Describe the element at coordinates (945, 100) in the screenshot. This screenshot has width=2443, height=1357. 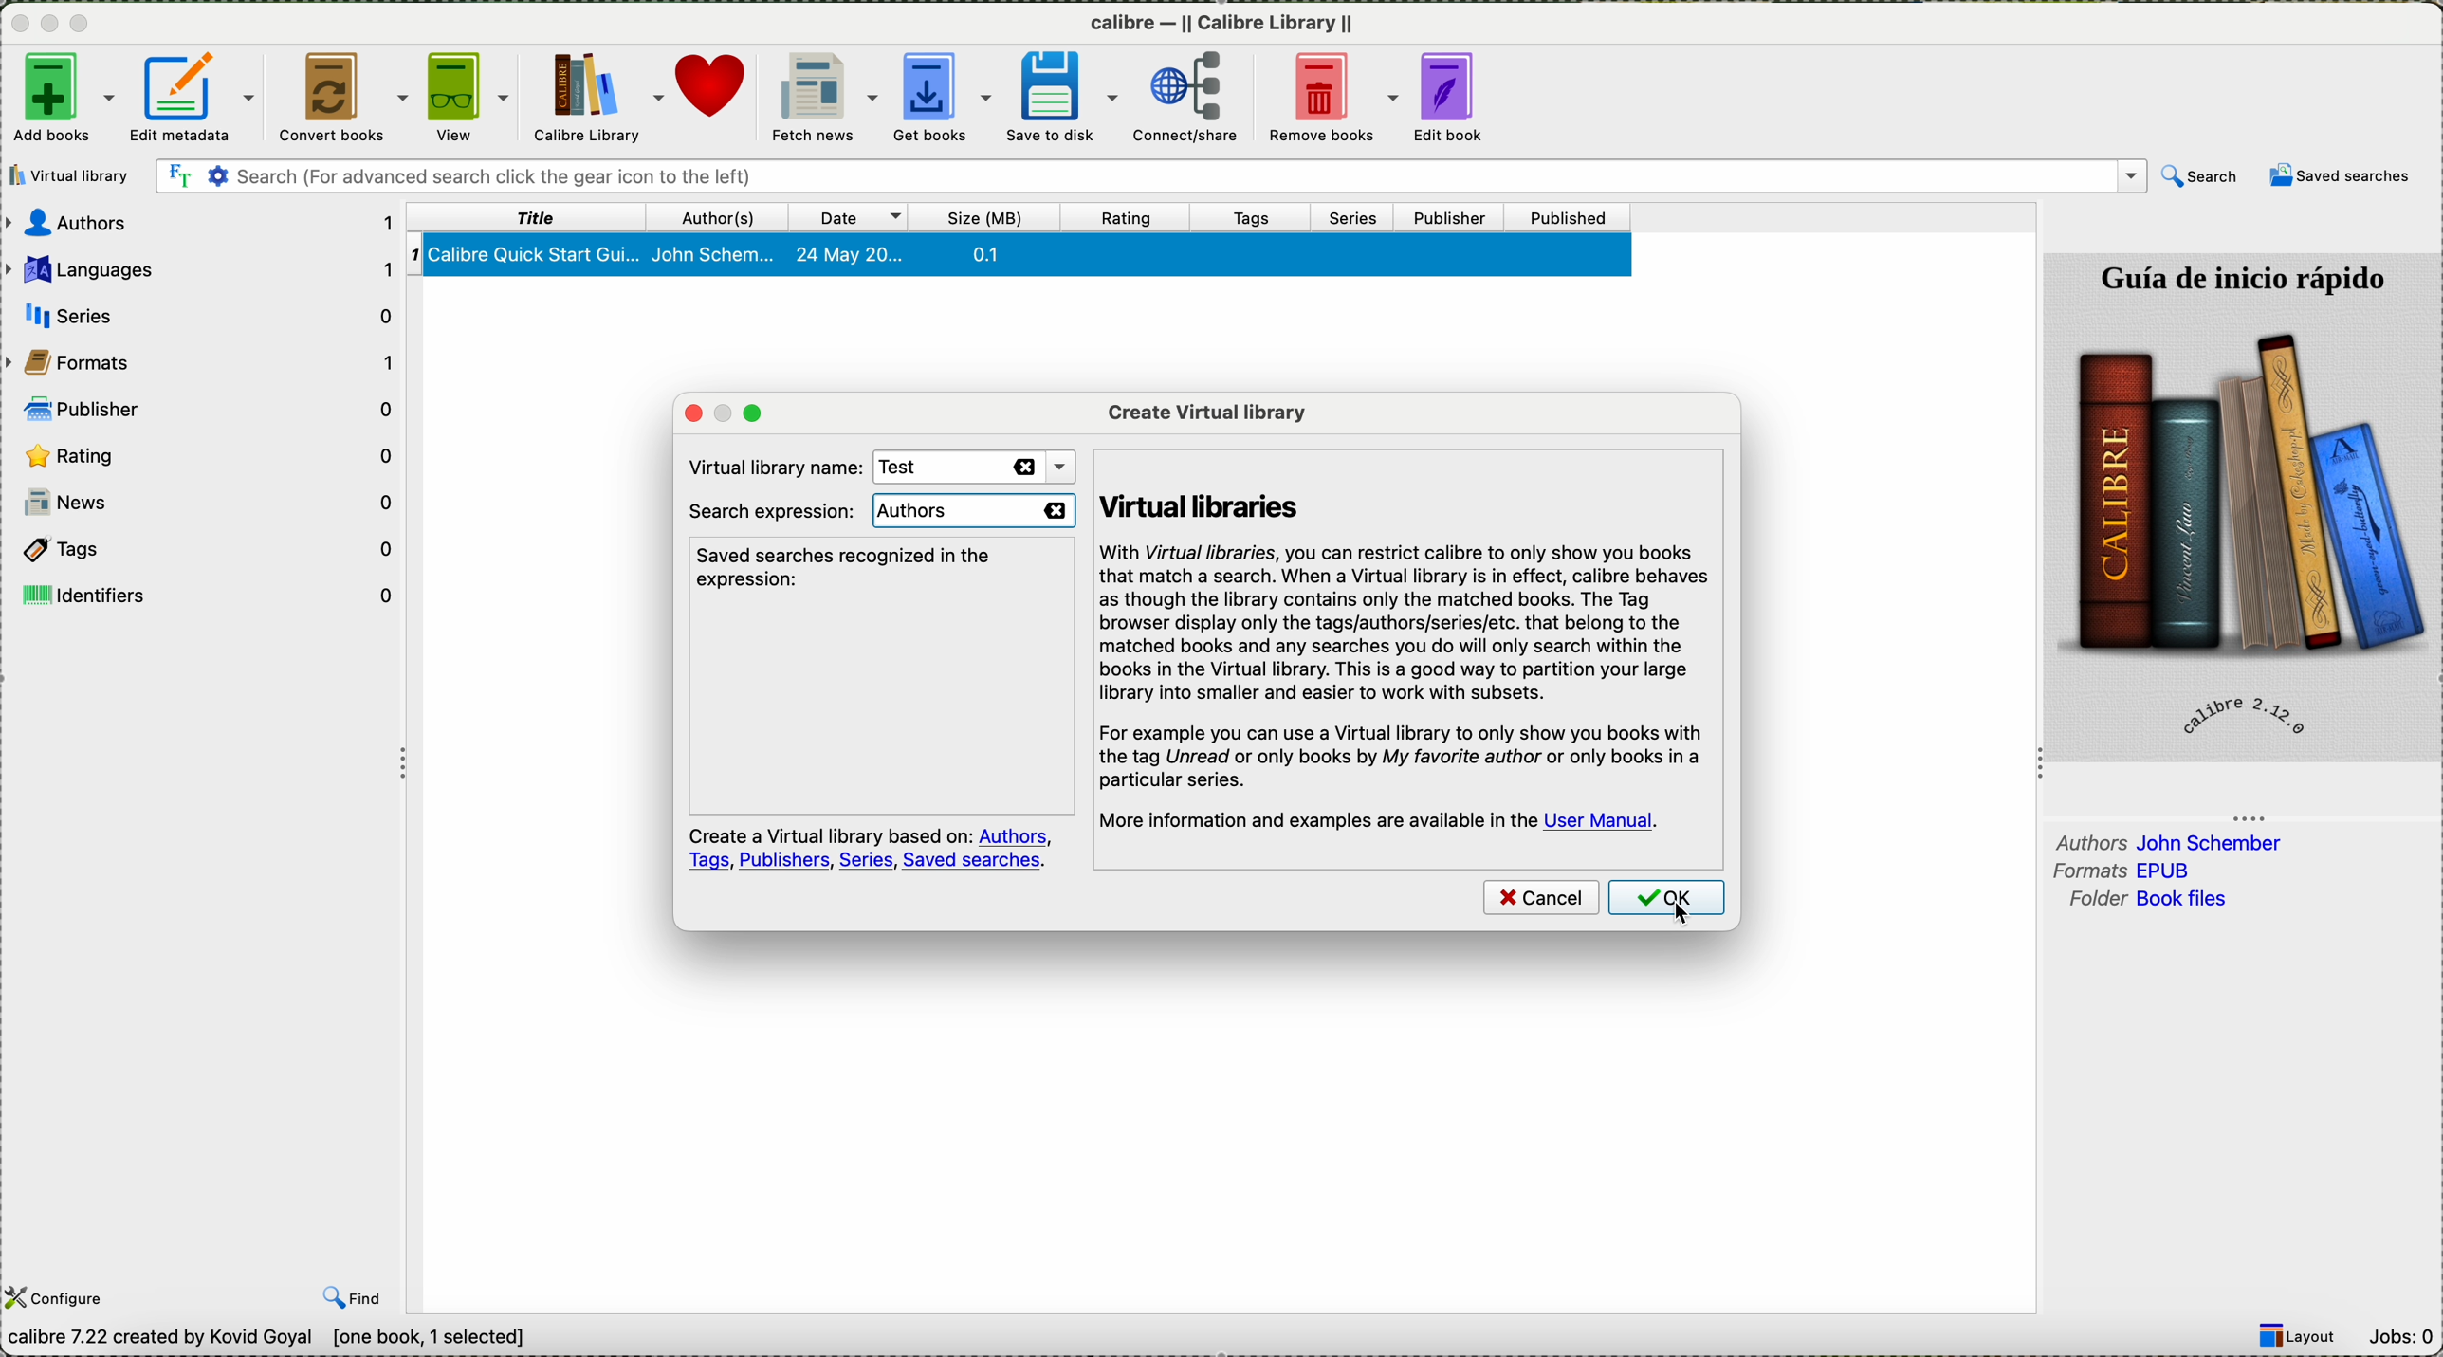
I see `get books` at that location.